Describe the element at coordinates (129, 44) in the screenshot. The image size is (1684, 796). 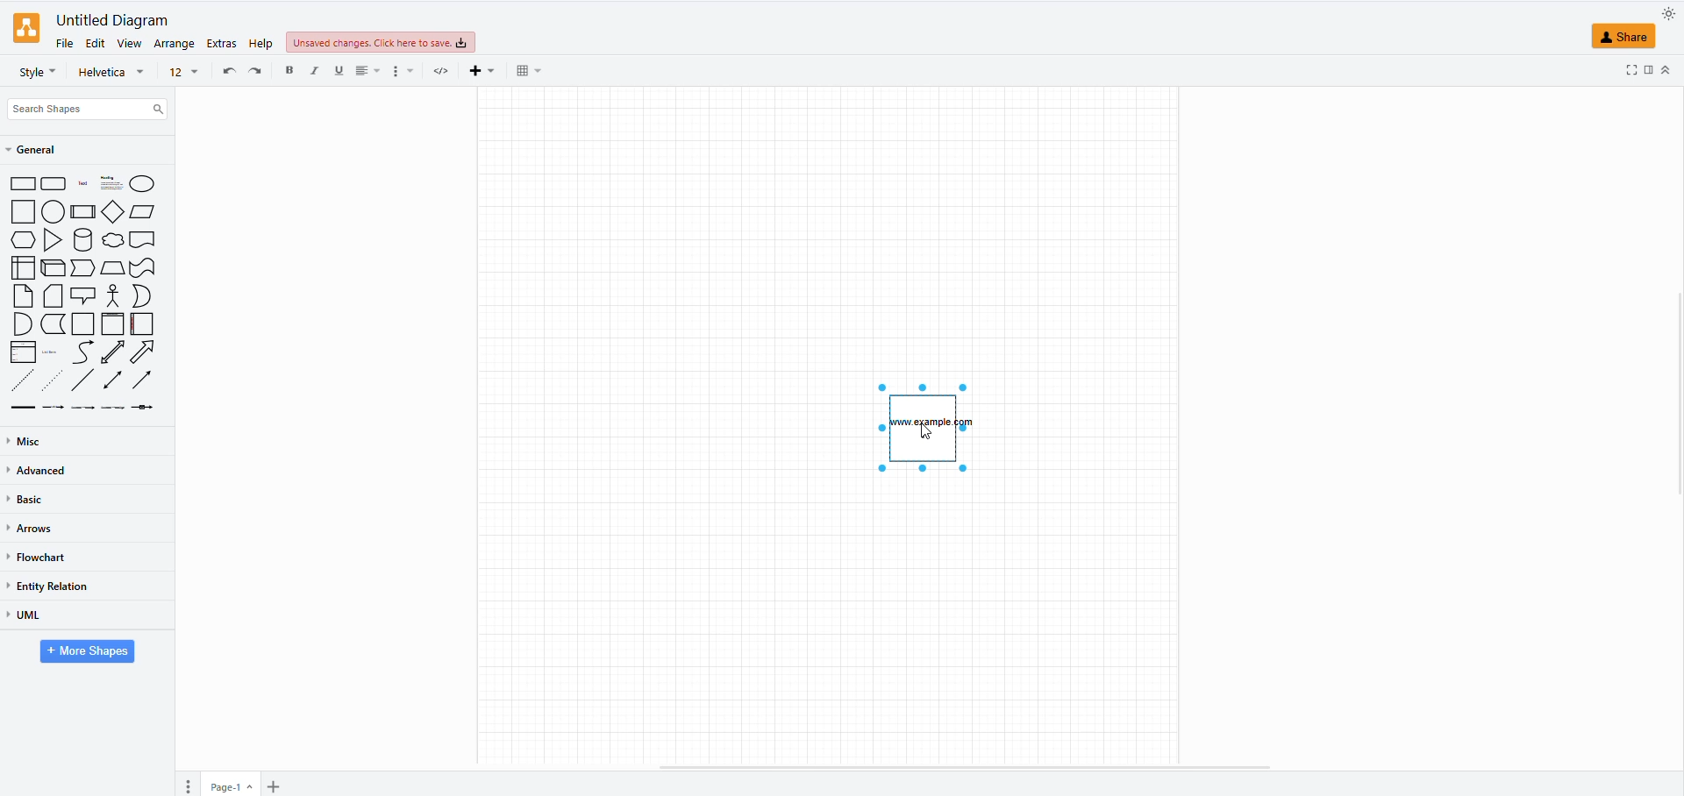
I see `view` at that location.